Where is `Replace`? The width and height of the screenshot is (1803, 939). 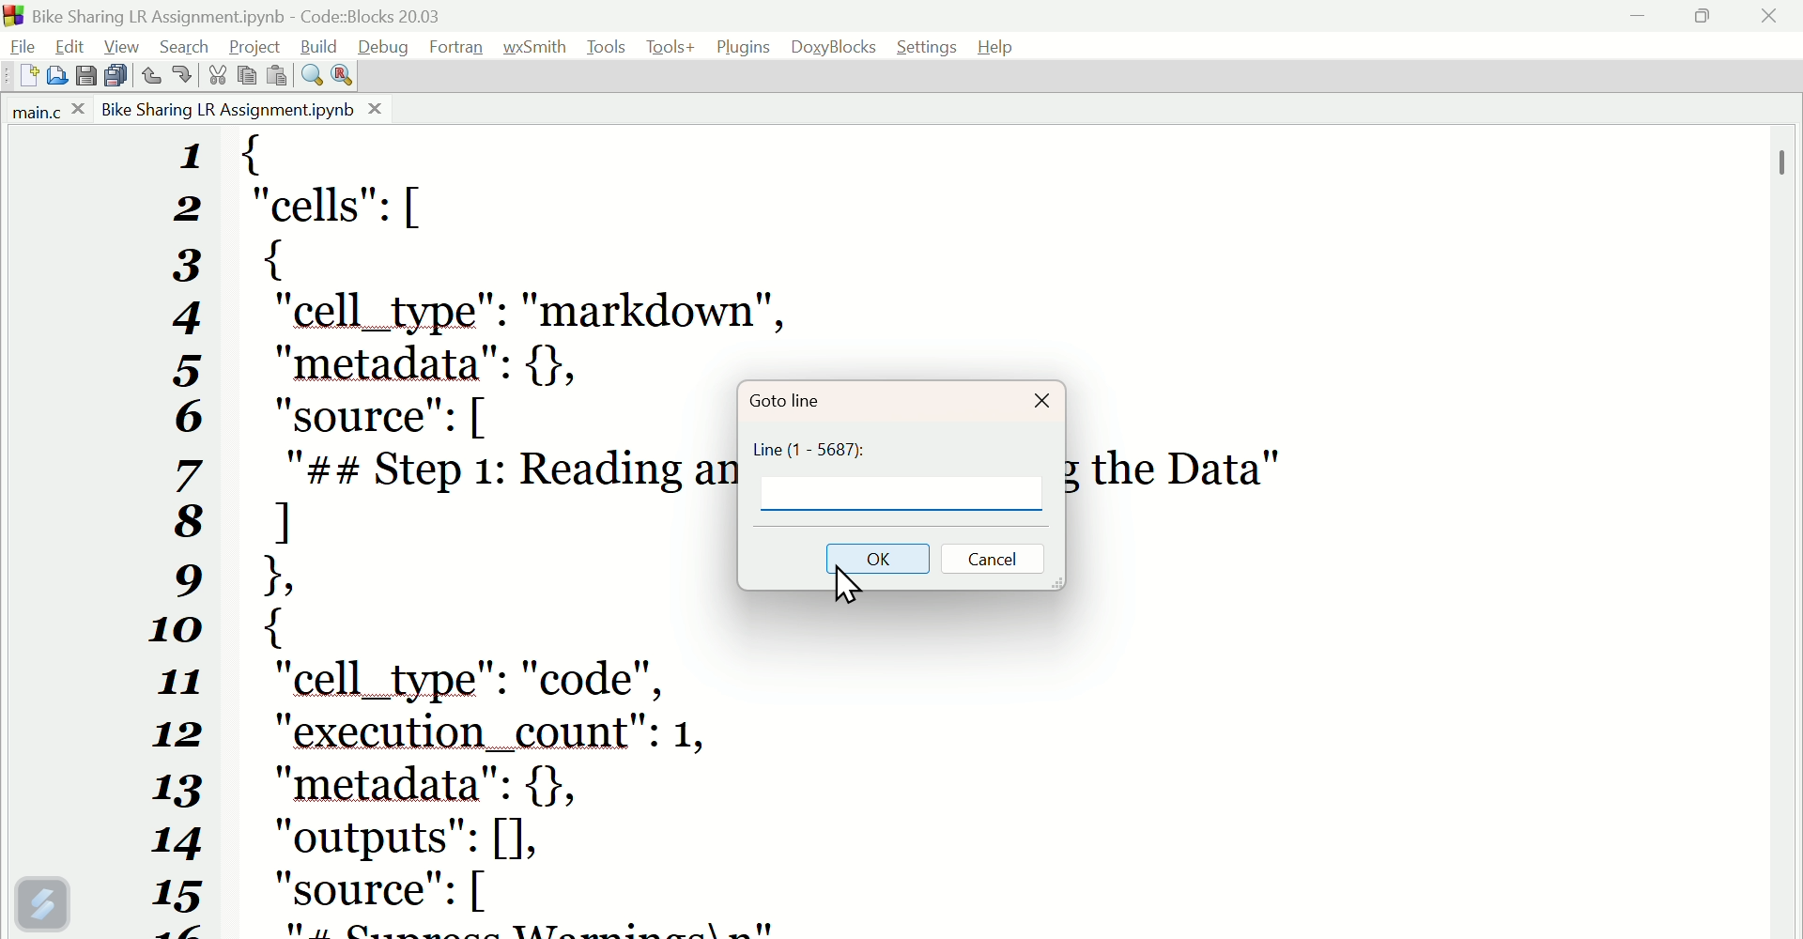 Replace is located at coordinates (342, 74).